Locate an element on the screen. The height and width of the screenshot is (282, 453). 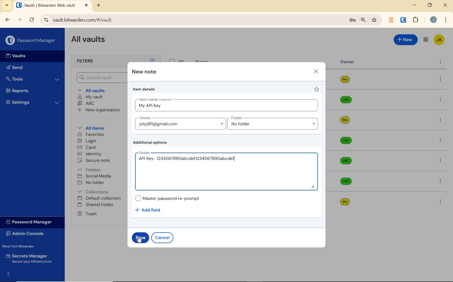
open tab is located at coordinates (46, 5).